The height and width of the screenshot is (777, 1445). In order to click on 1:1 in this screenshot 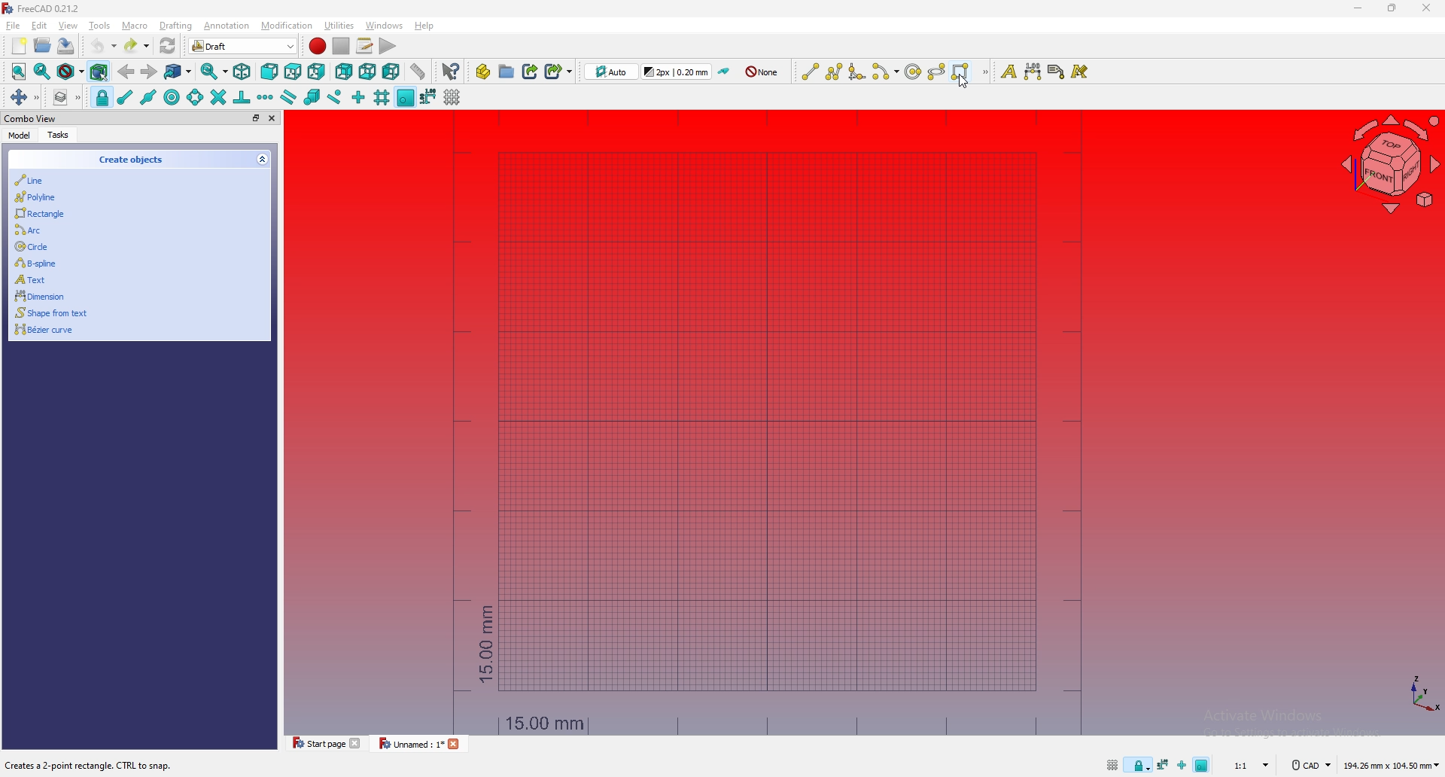, I will do `click(1249, 766)`.